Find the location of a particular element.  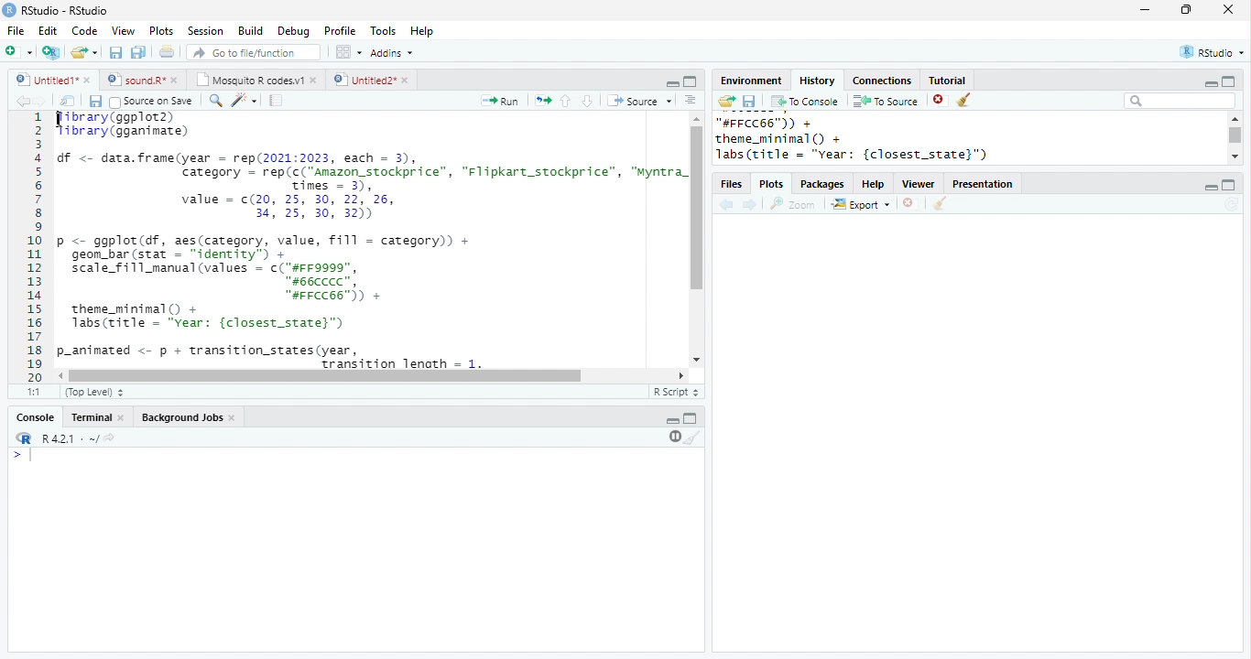

Help is located at coordinates (421, 30).